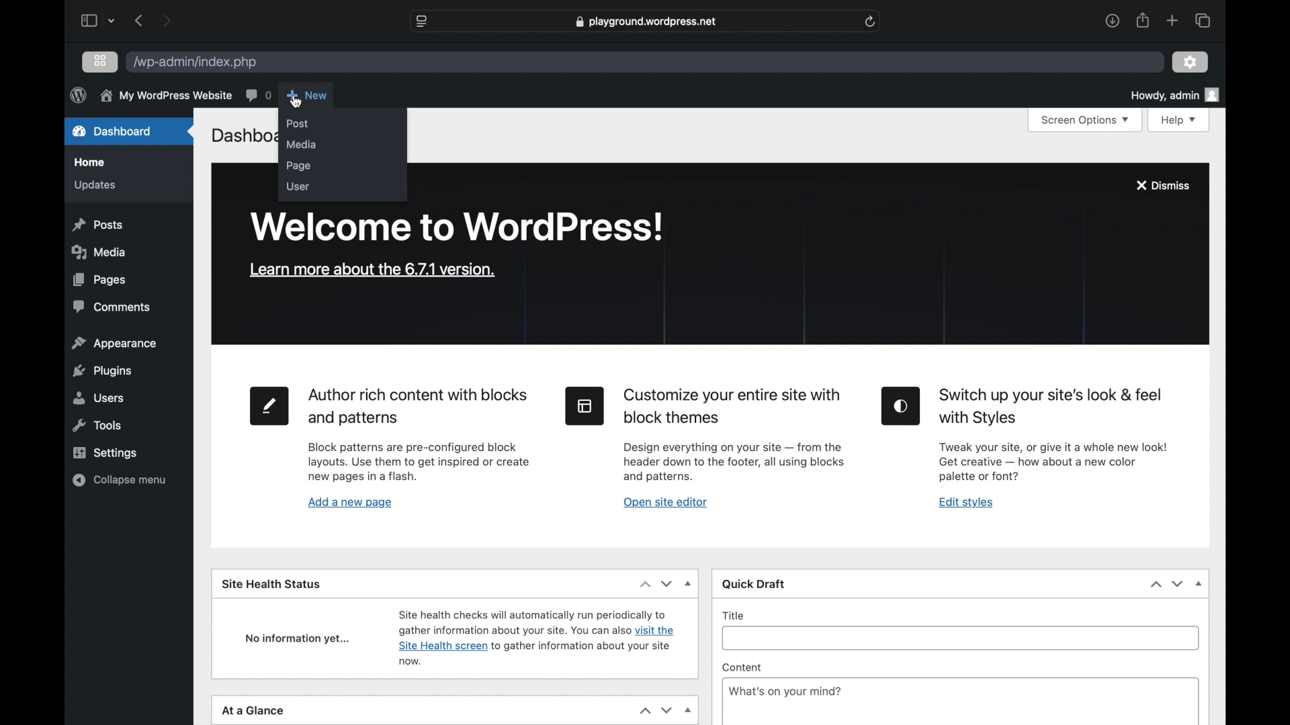 The image size is (1290, 725). What do you see at coordinates (665, 502) in the screenshot?
I see `open site editor` at bounding box center [665, 502].